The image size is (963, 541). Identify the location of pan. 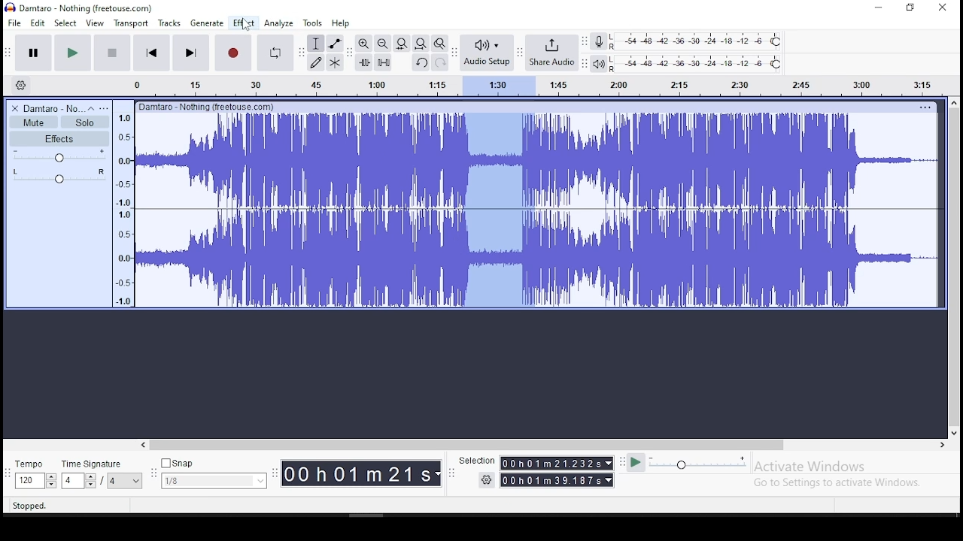
(59, 176).